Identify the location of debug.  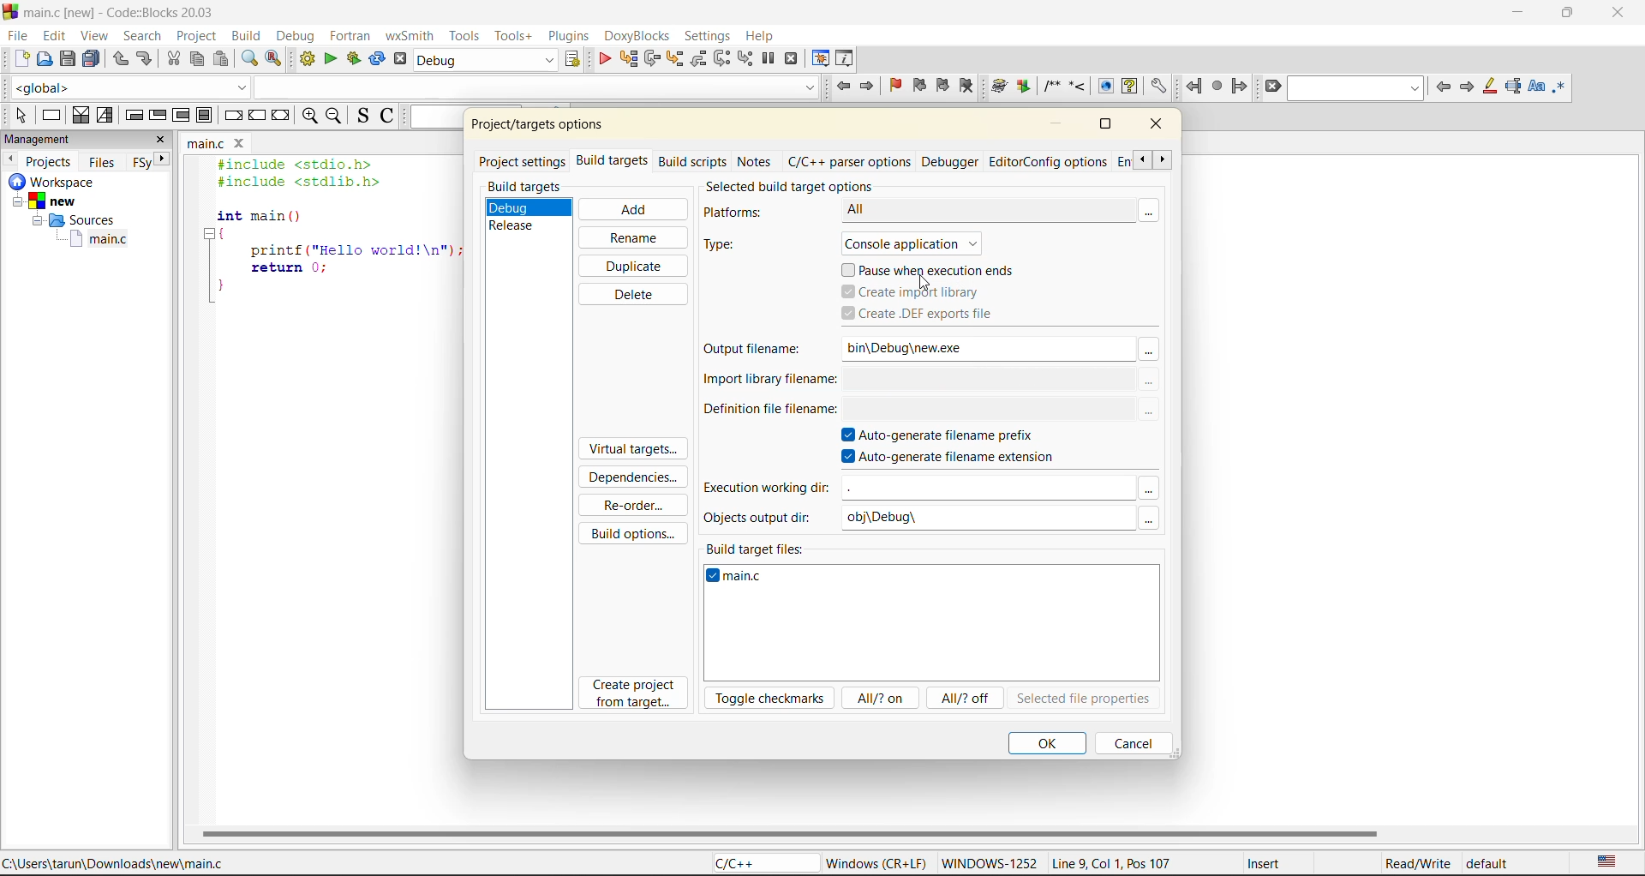
(517, 206).